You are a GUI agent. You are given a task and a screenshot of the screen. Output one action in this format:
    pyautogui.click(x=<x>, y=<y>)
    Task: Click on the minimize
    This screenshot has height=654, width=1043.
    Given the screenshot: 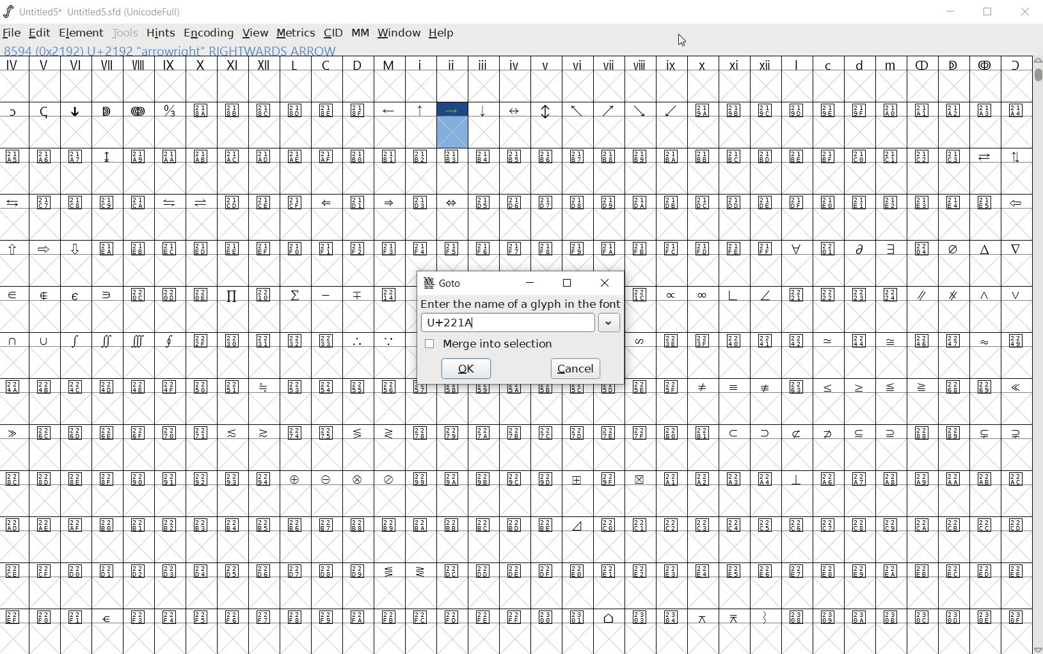 What is the action you would take?
    pyautogui.click(x=532, y=282)
    